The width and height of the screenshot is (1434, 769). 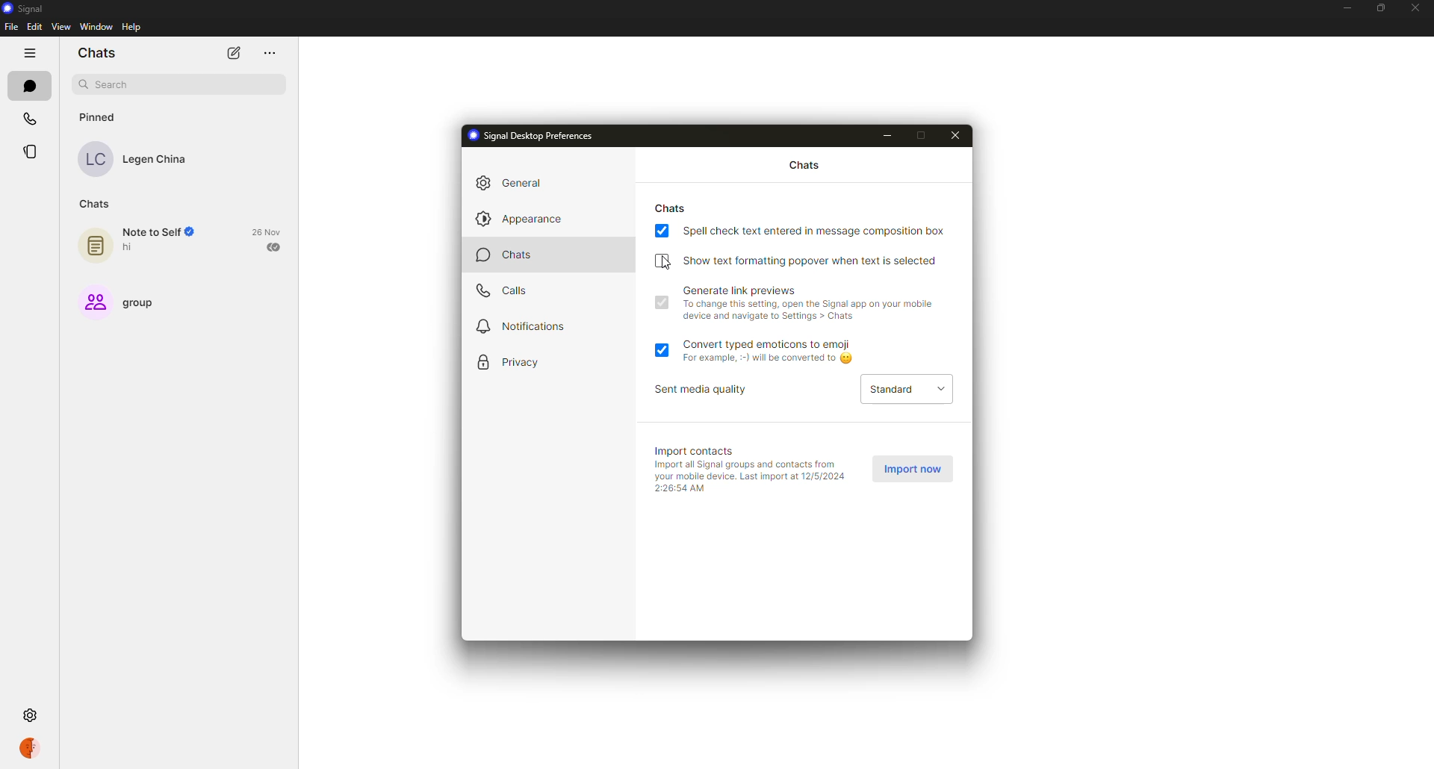 What do you see at coordinates (672, 207) in the screenshot?
I see `chats` at bounding box center [672, 207].